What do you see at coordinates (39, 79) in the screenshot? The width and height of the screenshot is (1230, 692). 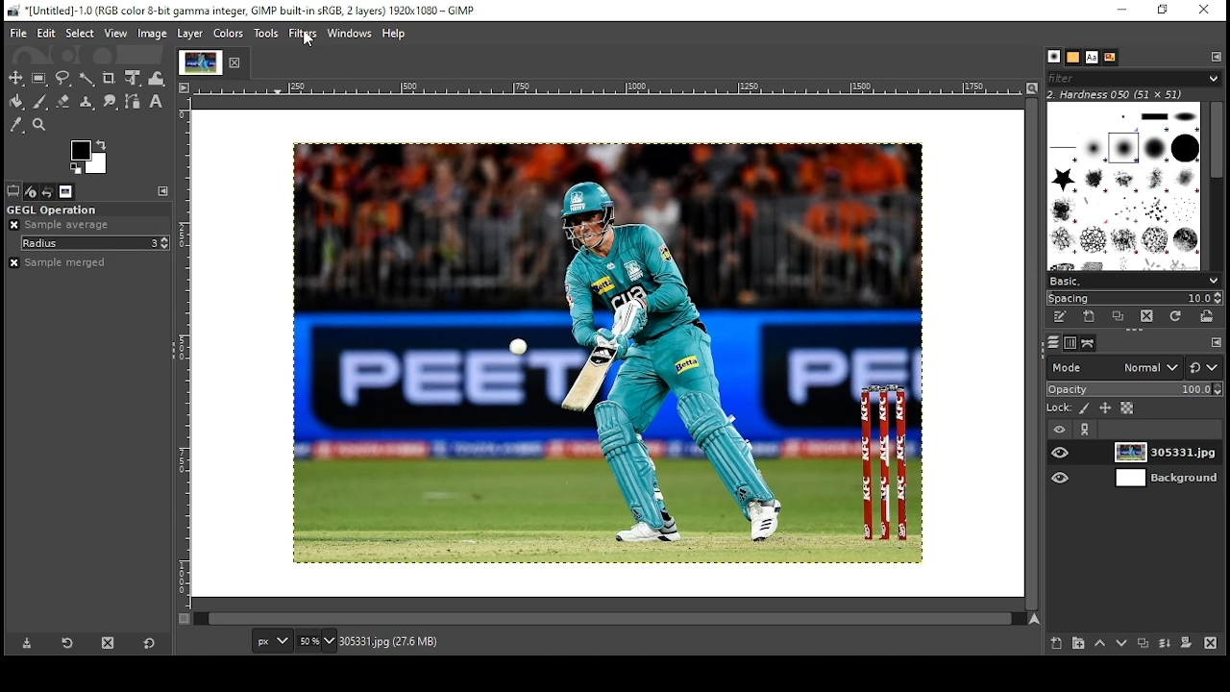 I see `rectangular selection tool` at bounding box center [39, 79].